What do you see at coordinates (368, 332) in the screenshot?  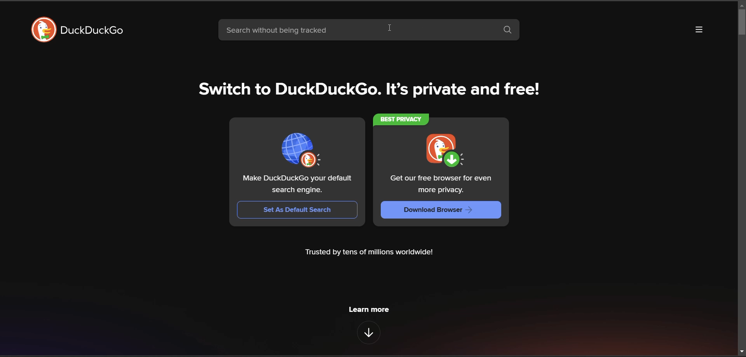 I see `features` at bounding box center [368, 332].